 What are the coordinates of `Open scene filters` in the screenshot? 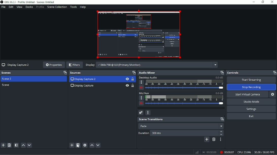 It's located at (16, 145).